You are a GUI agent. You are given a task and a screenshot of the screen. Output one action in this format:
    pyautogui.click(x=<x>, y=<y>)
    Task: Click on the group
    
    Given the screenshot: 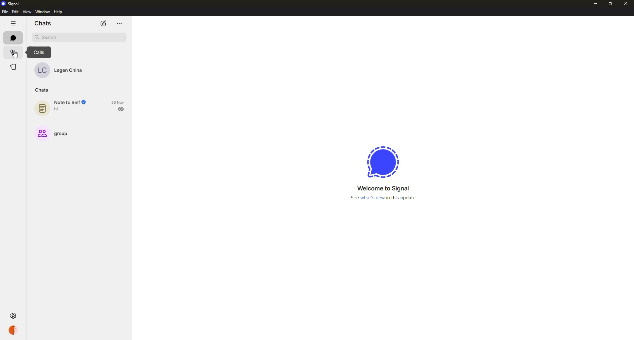 What is the action you would take?
    pyautogui.click(x=56, y=132)
    